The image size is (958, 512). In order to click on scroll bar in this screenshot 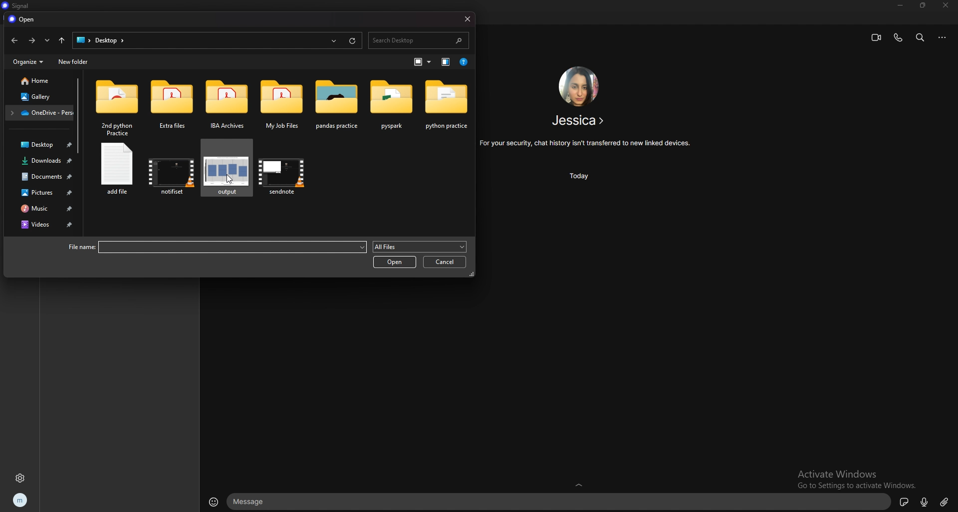, I will do `click(80, 115)`.